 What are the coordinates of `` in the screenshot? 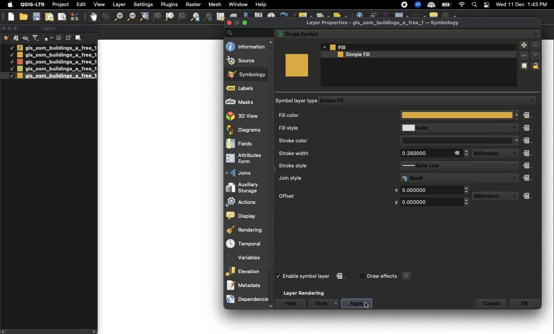 It's located at (528, 166).